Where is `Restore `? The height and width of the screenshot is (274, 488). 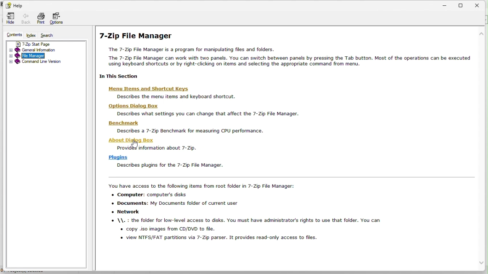
Restore  is located at coordinates (462, 5).